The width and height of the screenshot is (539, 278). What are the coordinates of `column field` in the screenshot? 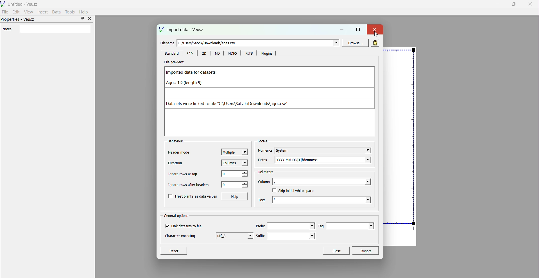 It's located at (322, 182).